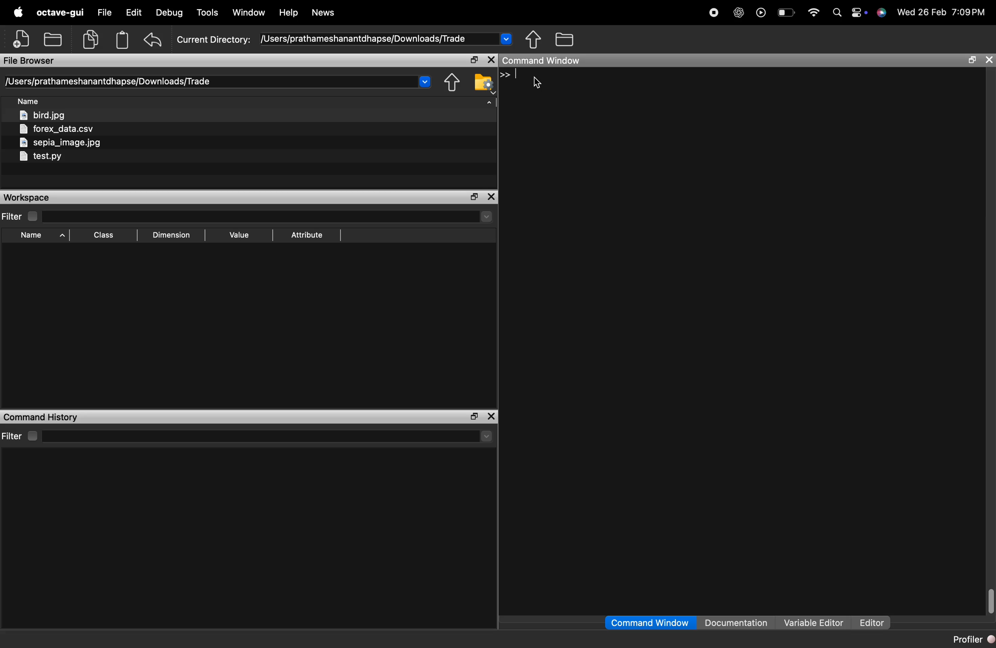 This screenshot has width=996, height=648. What do you see at coordinates (270, 216) in the screenshot?
I see `select directory ` at bounding box center [270, 216].